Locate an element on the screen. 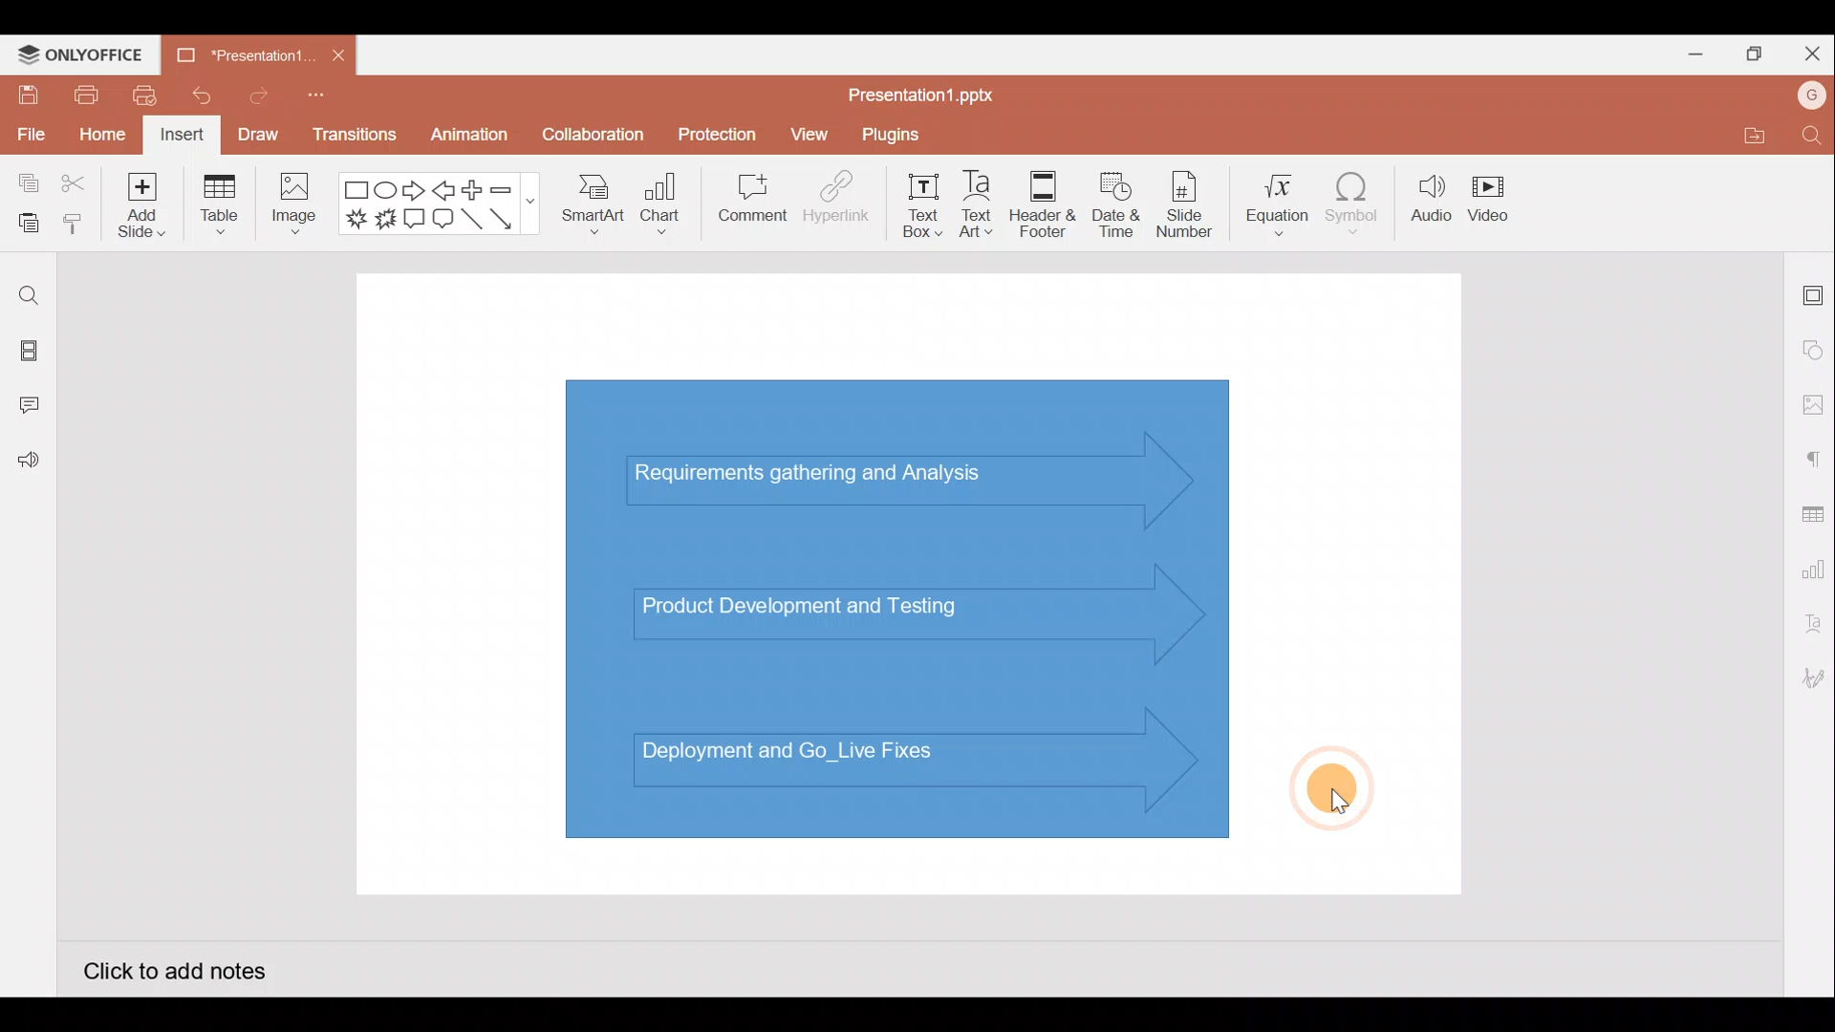 This screenshot has height=1032, width=1835. Print file is located at coordinates (84, 94).